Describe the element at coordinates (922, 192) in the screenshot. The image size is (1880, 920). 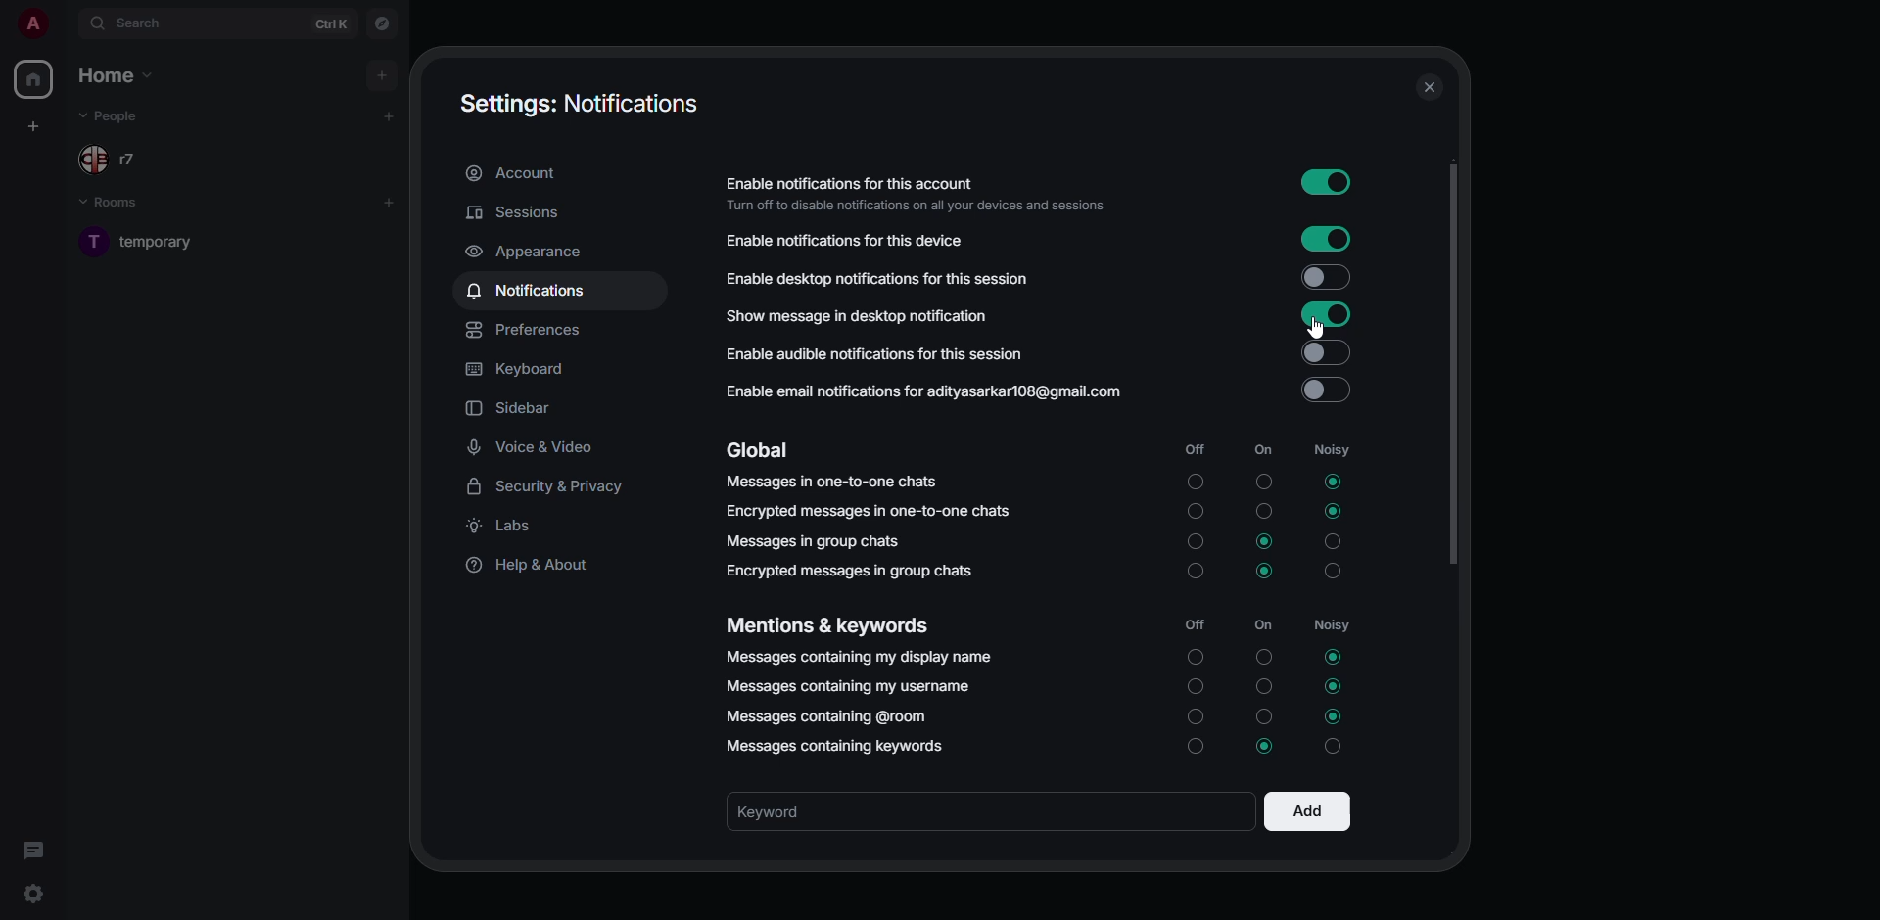
I see `enable notifications for this account` at that location.